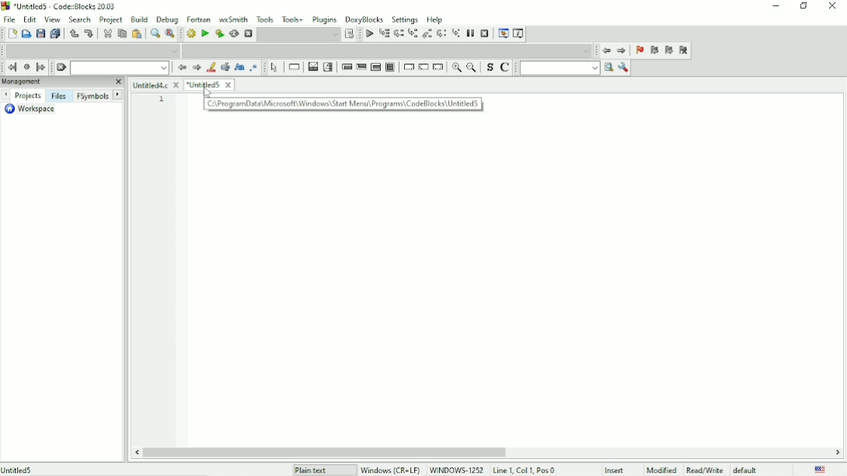 The height and width of the screenshot is (476, 847). I want to click on C\ProgramDats\Microsoft\ Windows \ Start Menu\Programs\C odeBlocks\Untitled 5, so click(343, 104).